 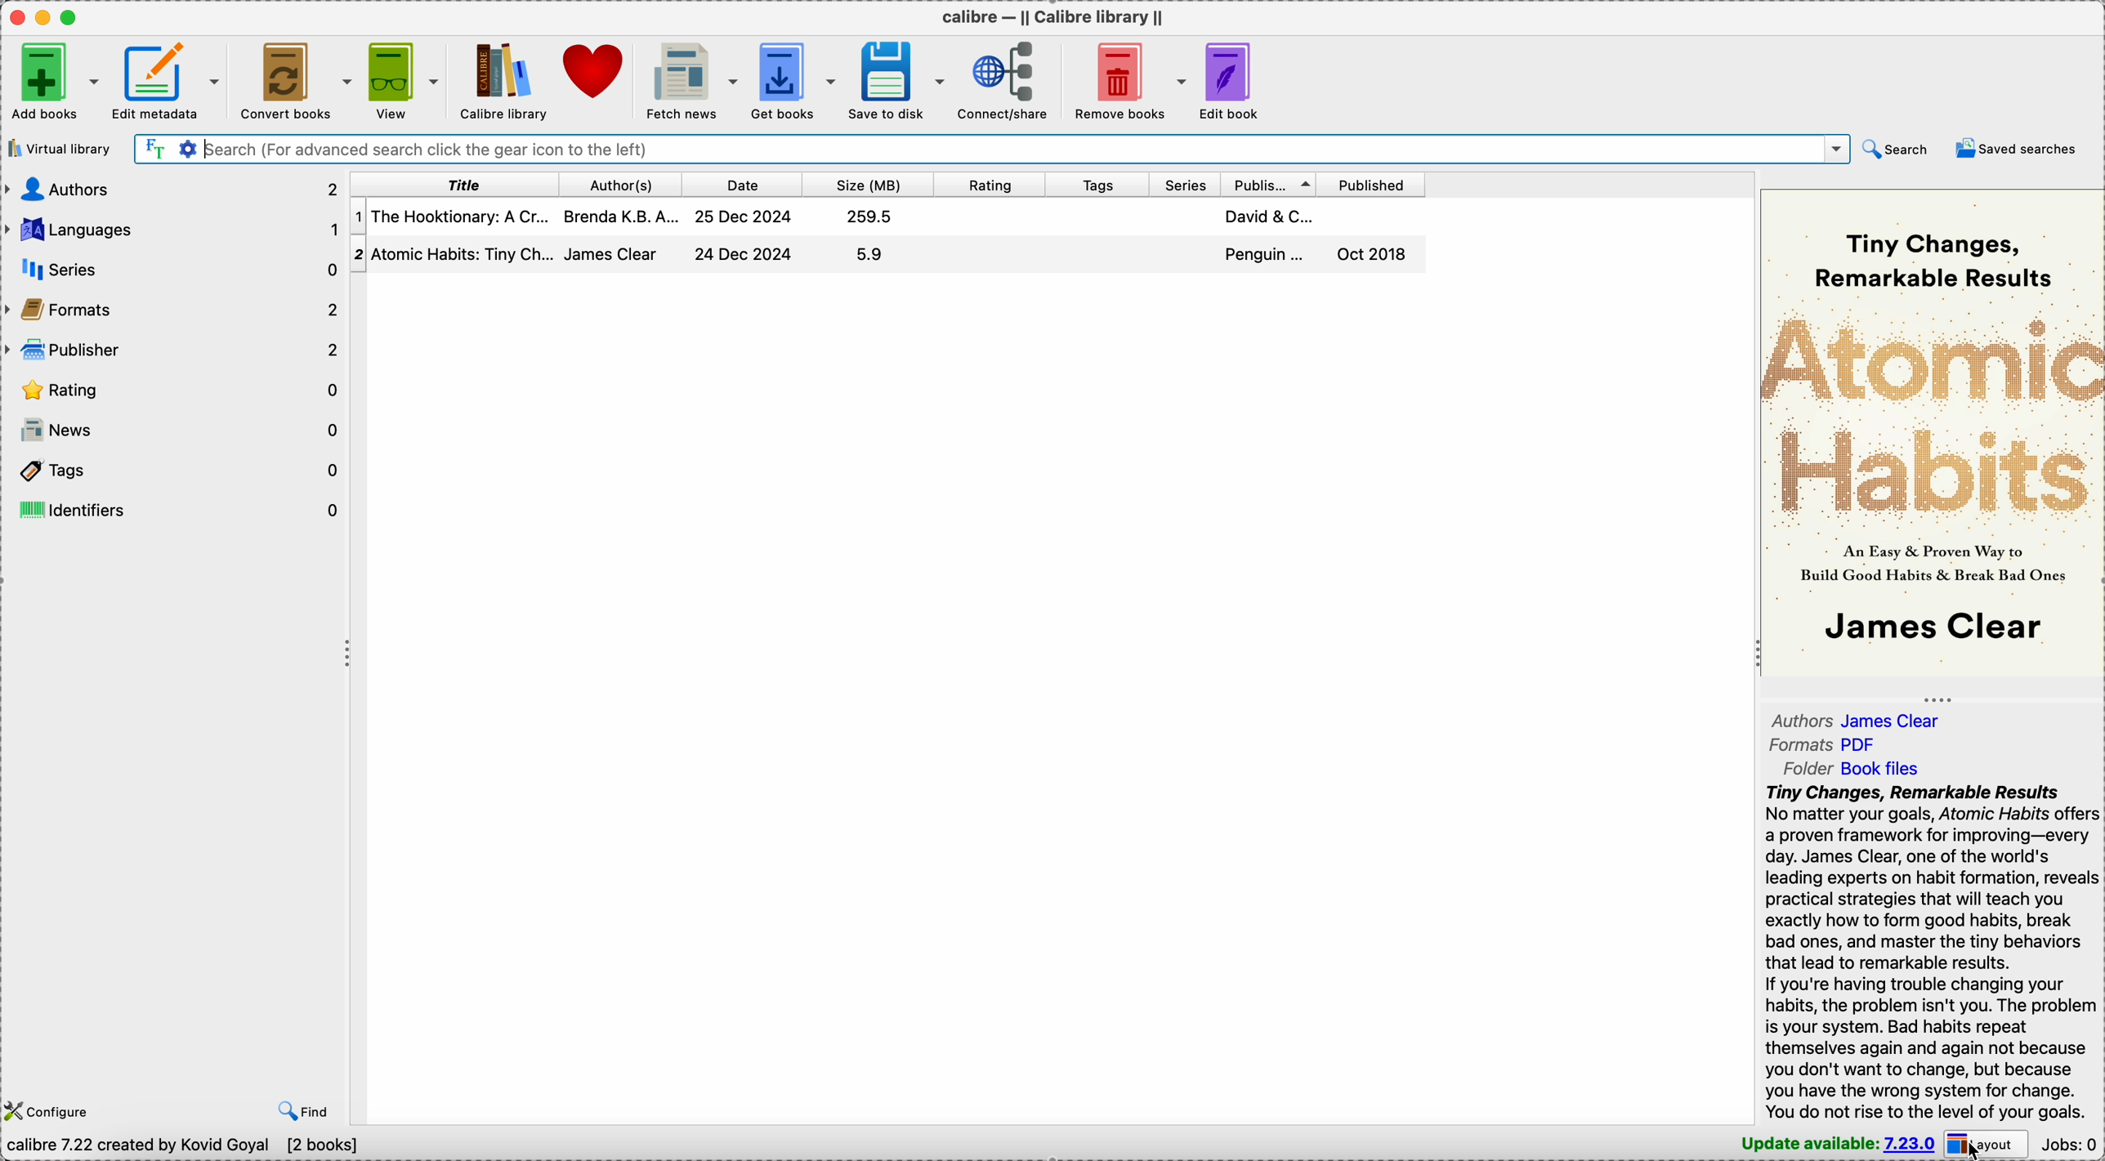 I want to click on folder Book files, so click(x=1852, y=768).